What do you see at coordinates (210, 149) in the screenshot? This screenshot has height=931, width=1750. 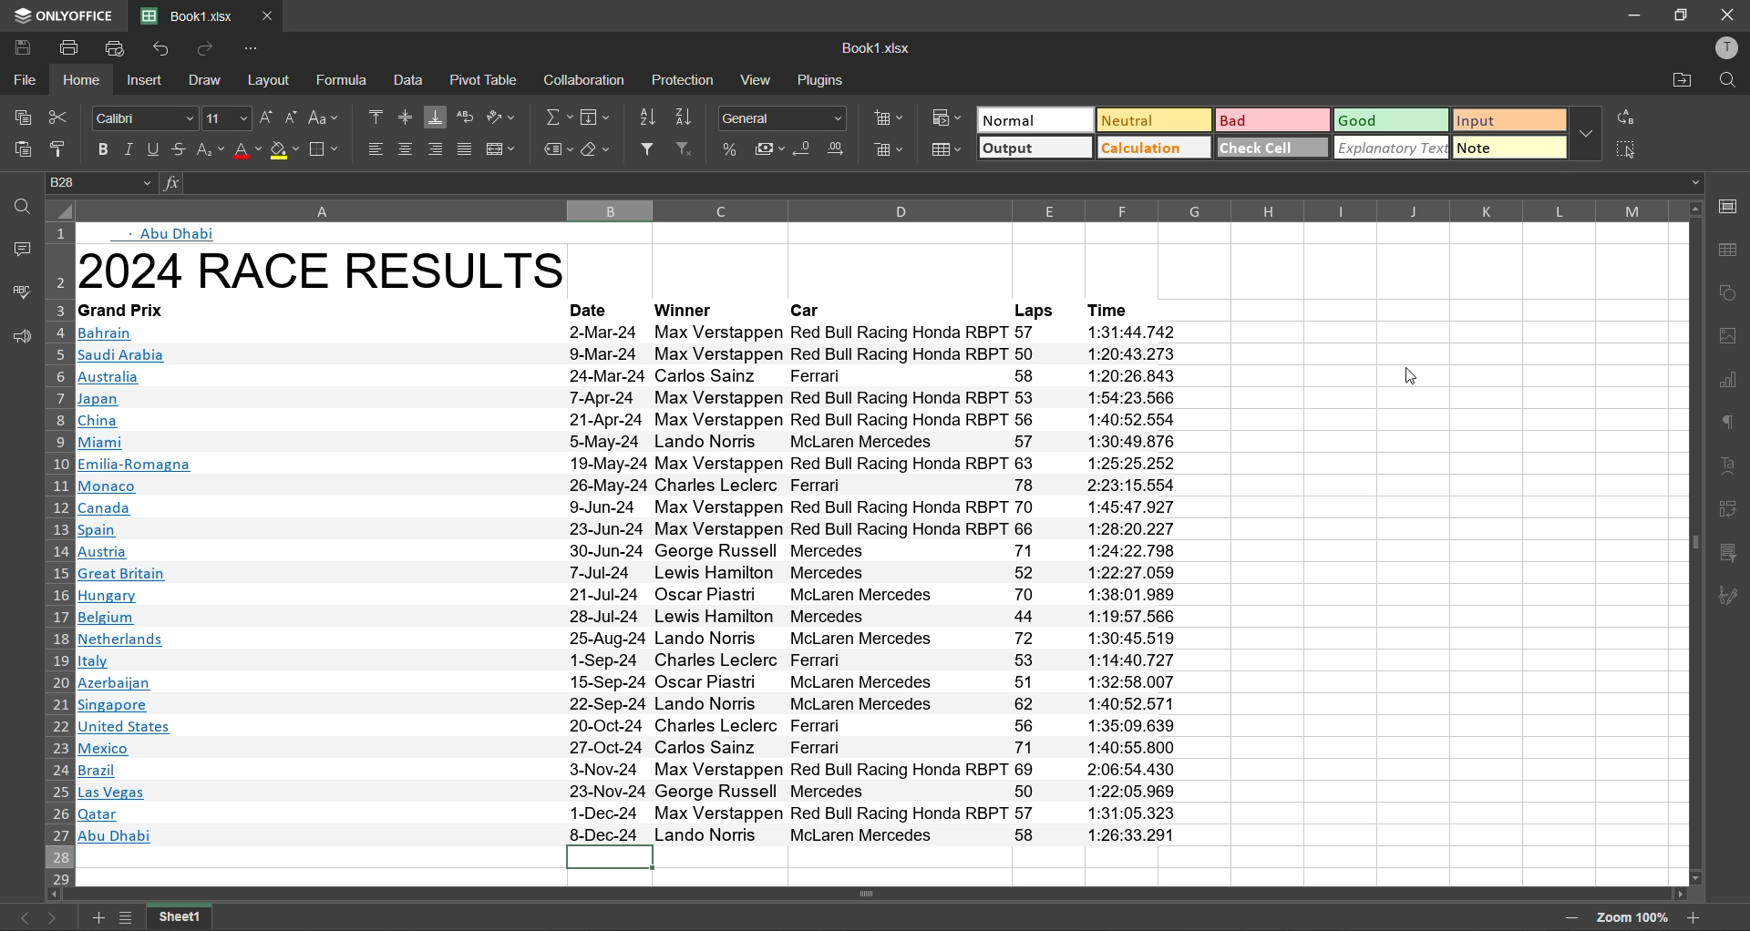 I see `sub\script` at bounding box center [210, 149].